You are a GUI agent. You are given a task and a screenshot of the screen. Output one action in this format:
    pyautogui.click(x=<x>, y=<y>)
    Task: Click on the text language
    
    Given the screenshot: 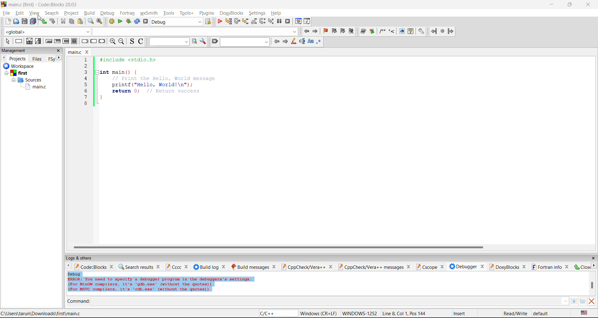 What is the action you would take?
    pyautogui.click(x=583, y=313)
    